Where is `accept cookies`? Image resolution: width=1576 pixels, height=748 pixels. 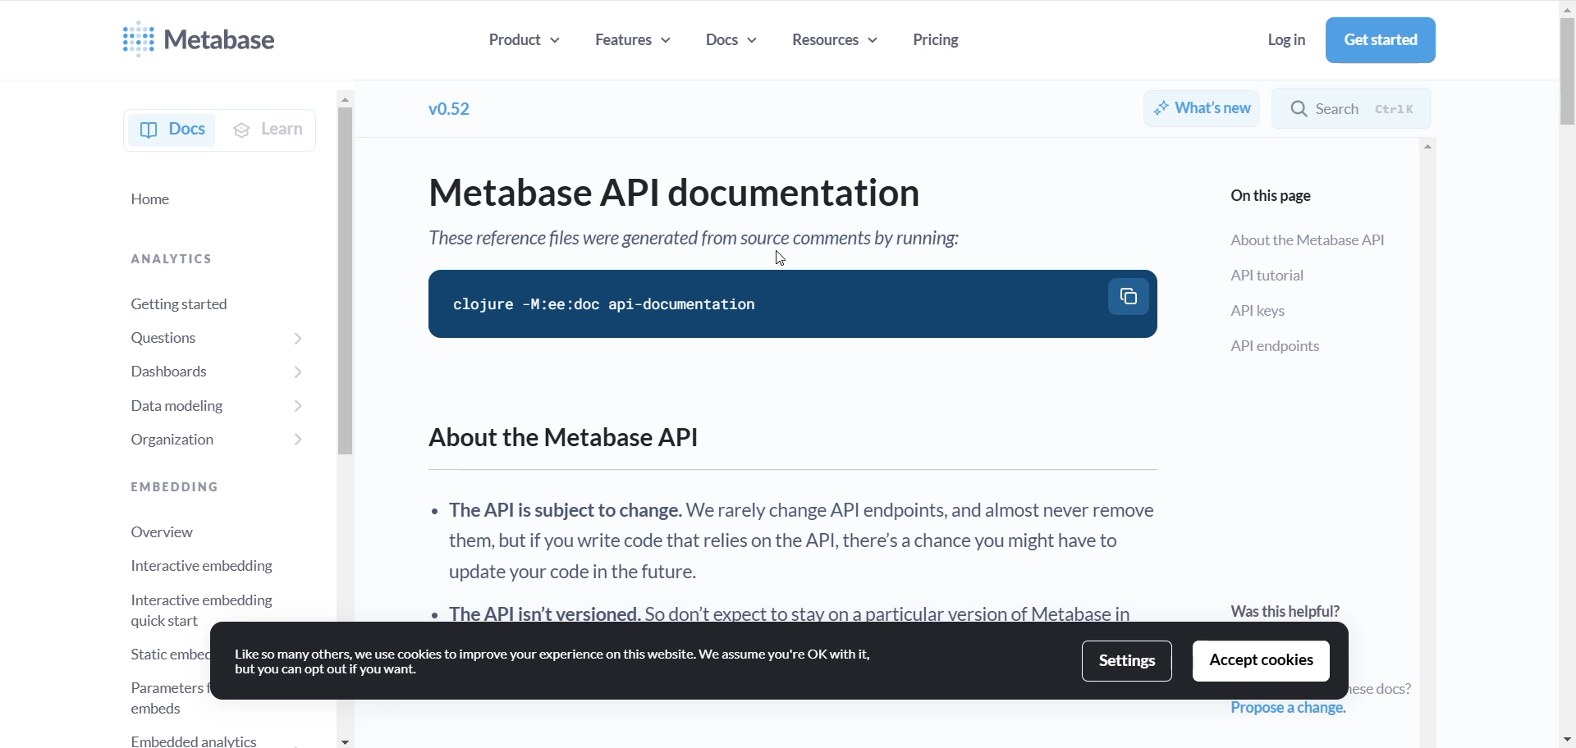 accept cookies is located at coordinates (1260, 661).